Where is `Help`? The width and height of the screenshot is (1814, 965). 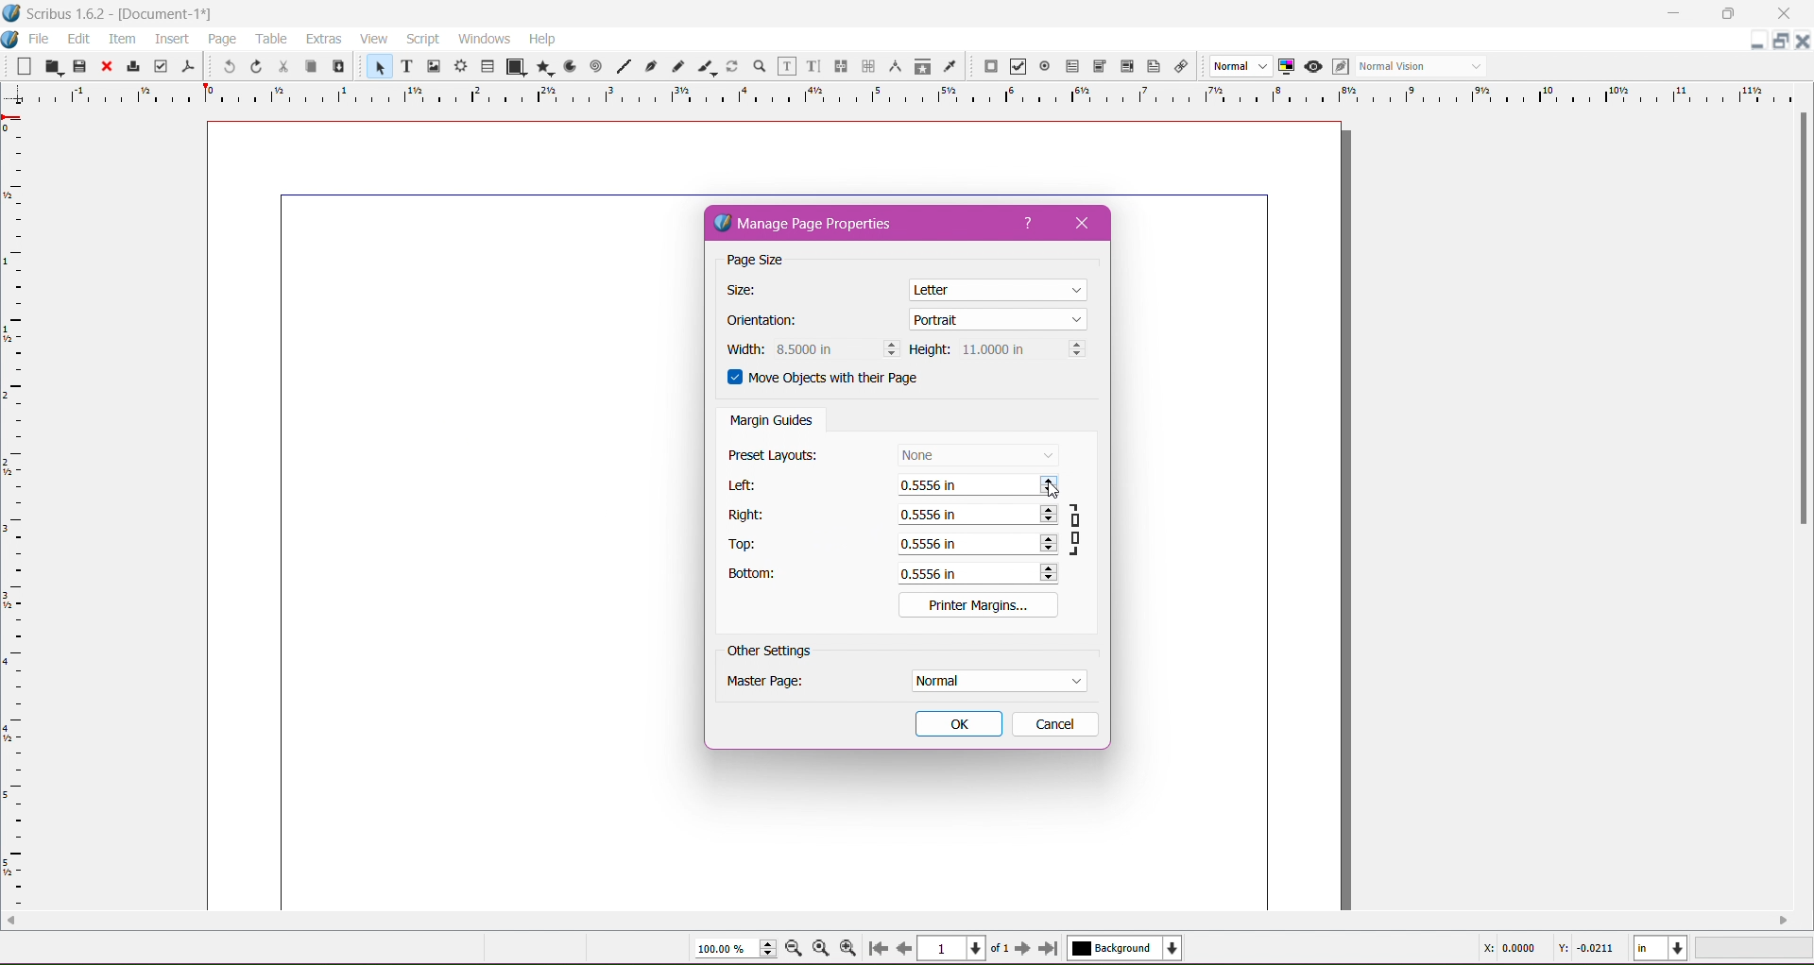 Help is located at coordinates (543, 39).